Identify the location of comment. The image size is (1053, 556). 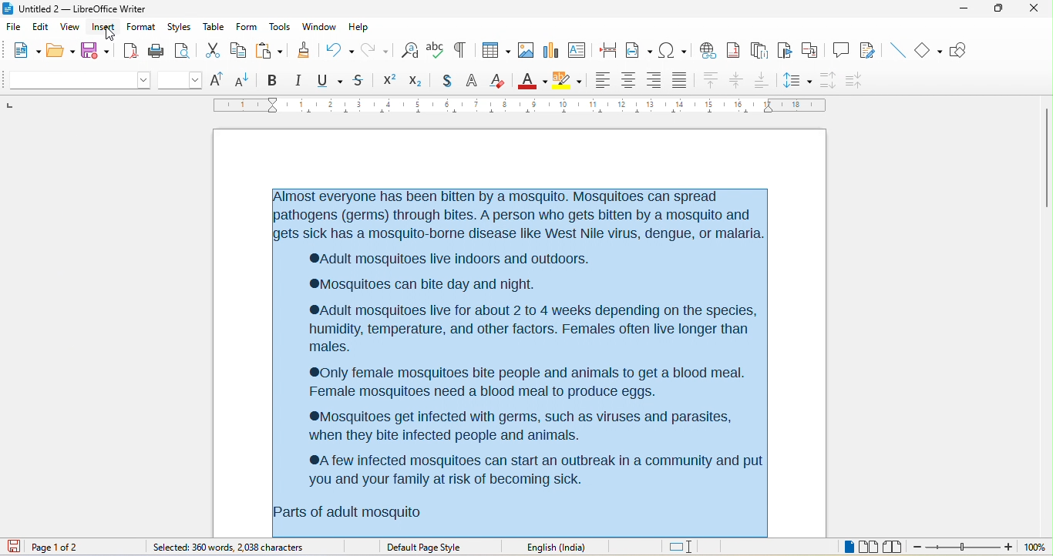
(840, 49).